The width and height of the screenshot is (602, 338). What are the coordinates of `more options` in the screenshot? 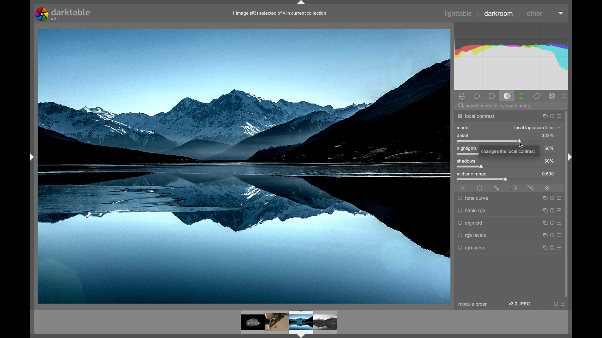 It's located at (552, 235).